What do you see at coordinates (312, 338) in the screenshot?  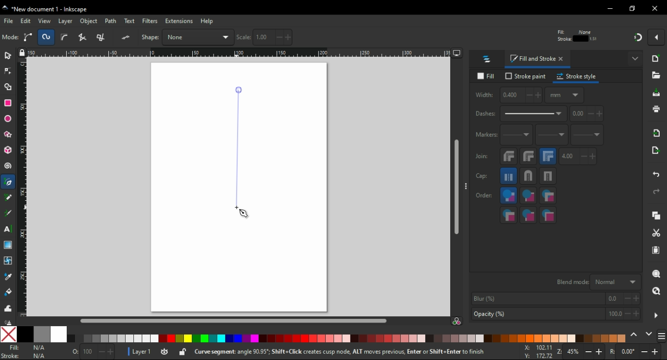 I see `color tone pallete` at bounding box center [312, 338].